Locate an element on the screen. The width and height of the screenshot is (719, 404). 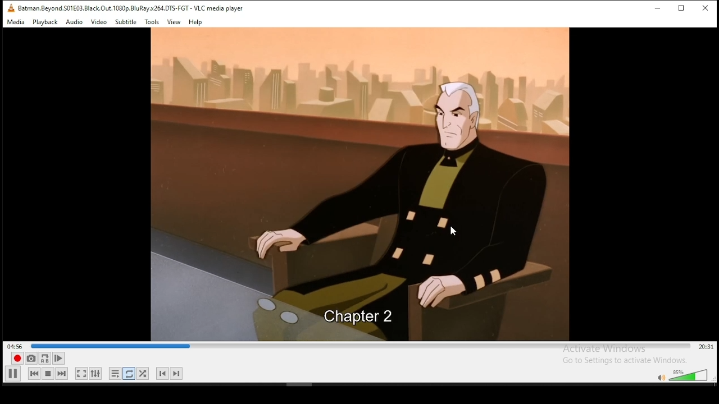
Help is located at coordinates (196, 23).